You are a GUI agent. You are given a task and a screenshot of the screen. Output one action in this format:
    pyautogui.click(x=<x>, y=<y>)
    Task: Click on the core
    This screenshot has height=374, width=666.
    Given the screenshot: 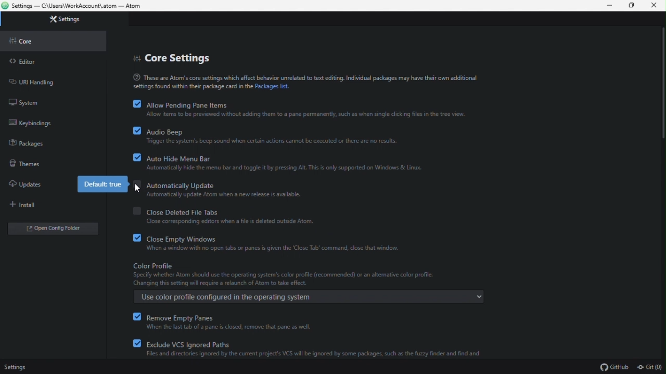 What is the action you would take?
    pyautogui.click(x=24, y=40)
    